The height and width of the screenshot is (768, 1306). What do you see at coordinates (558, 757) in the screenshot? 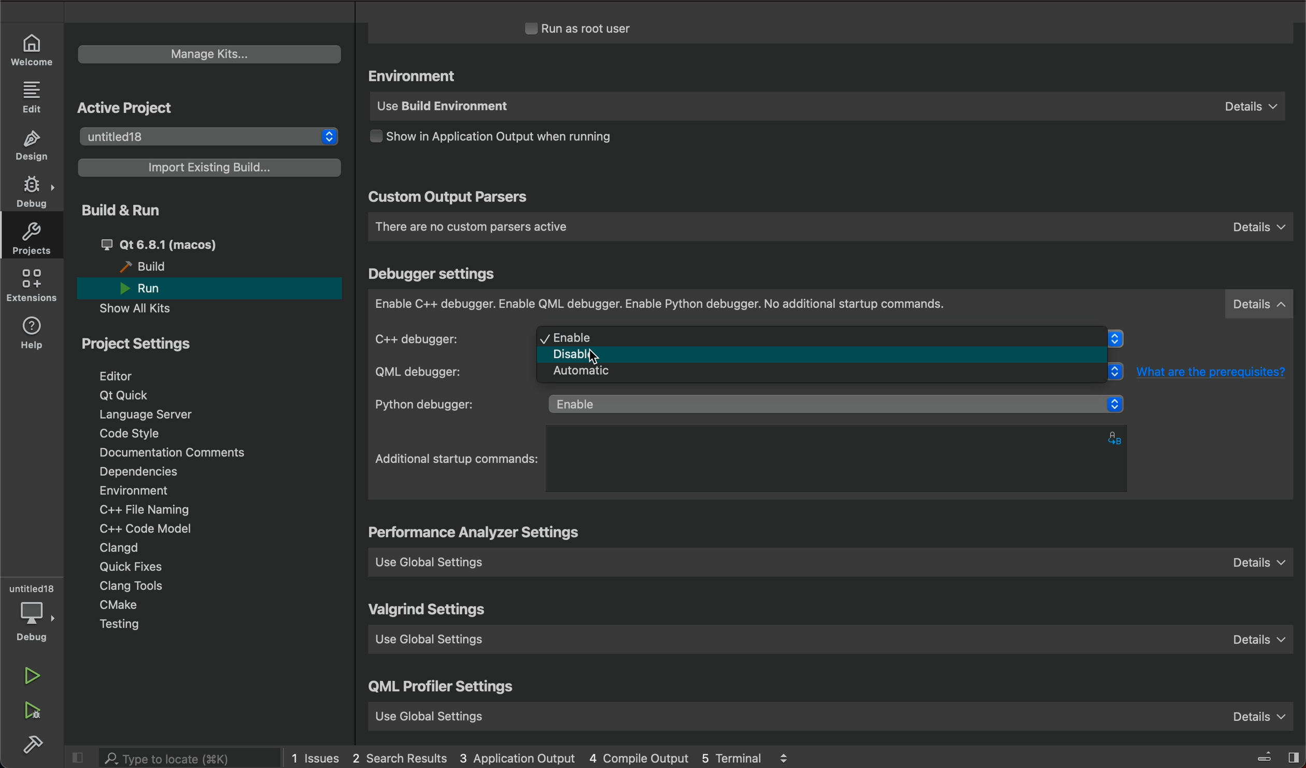
I see `logs` at bounding box center [558, 757].